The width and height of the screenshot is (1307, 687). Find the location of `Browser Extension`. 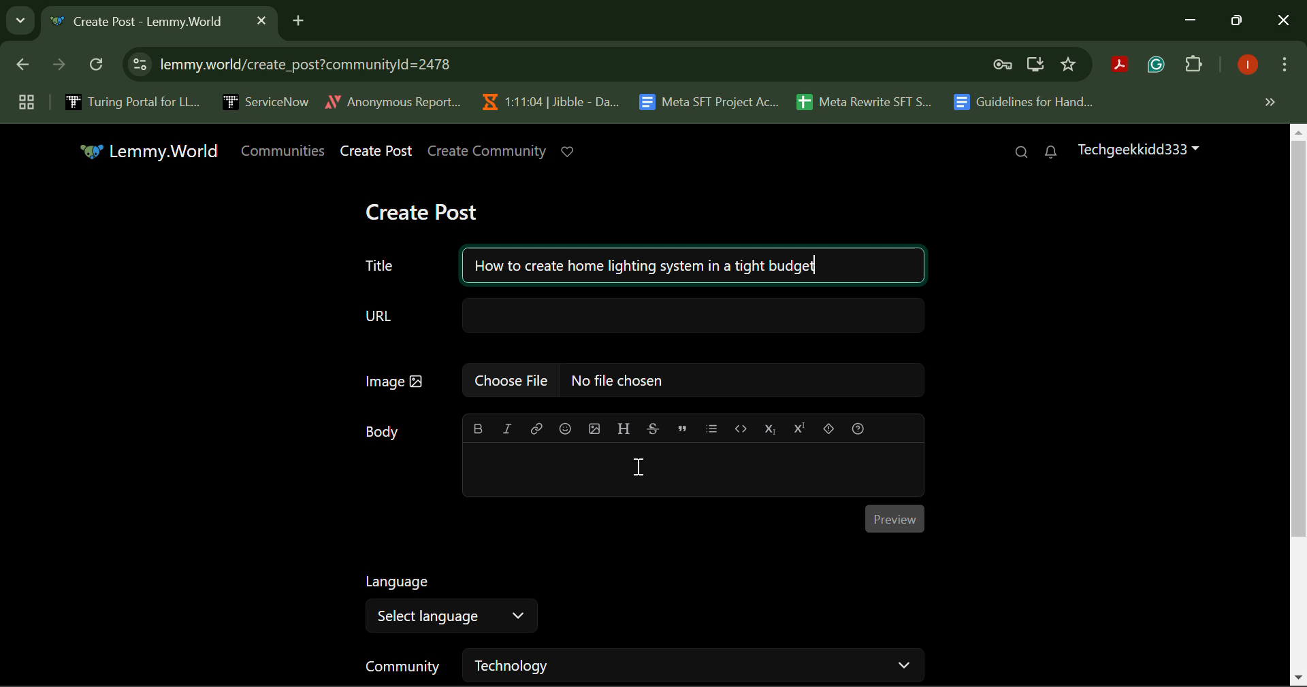

Browser Extension is located at coordinates (1159, 65).